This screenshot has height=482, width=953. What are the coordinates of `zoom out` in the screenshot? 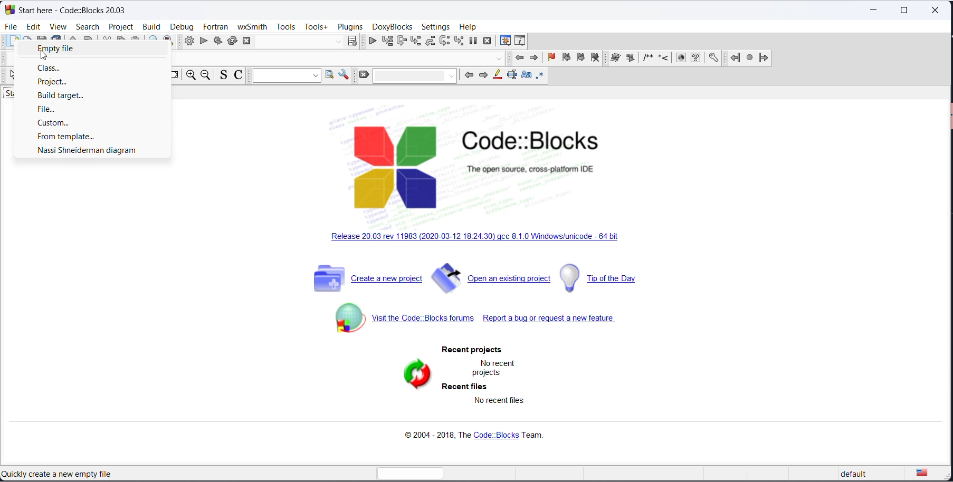 It's located at (205, 75).